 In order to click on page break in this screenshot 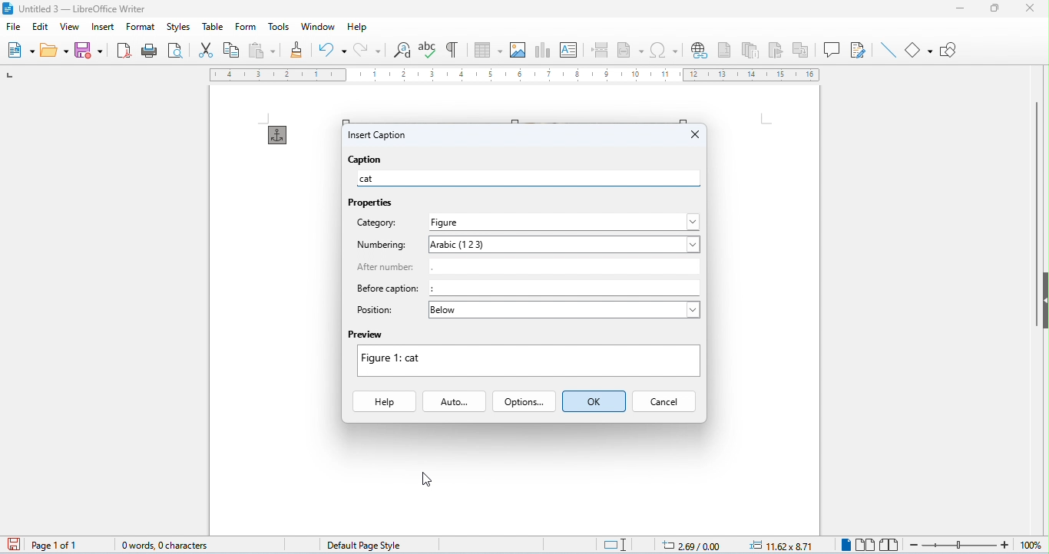, I will do `click(602, 50)`.